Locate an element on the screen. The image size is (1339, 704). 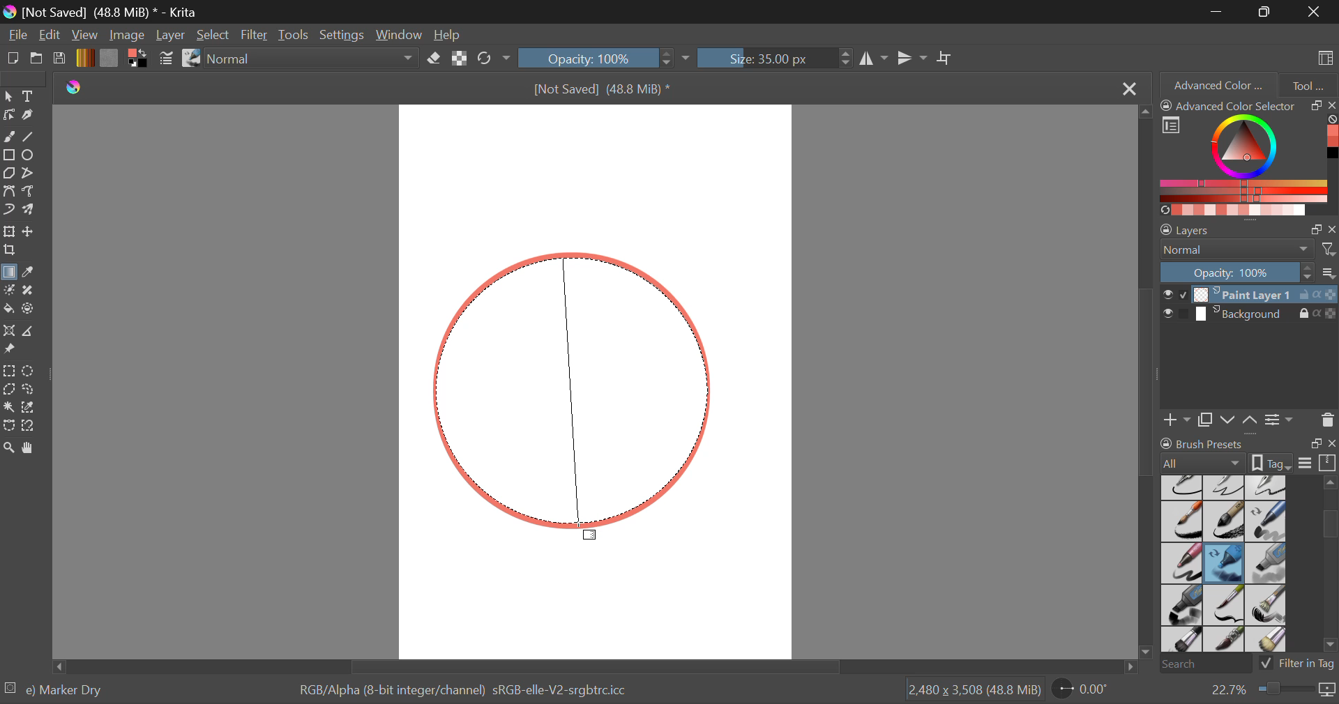
Polygon Tool is located at coordinates (8, 174).